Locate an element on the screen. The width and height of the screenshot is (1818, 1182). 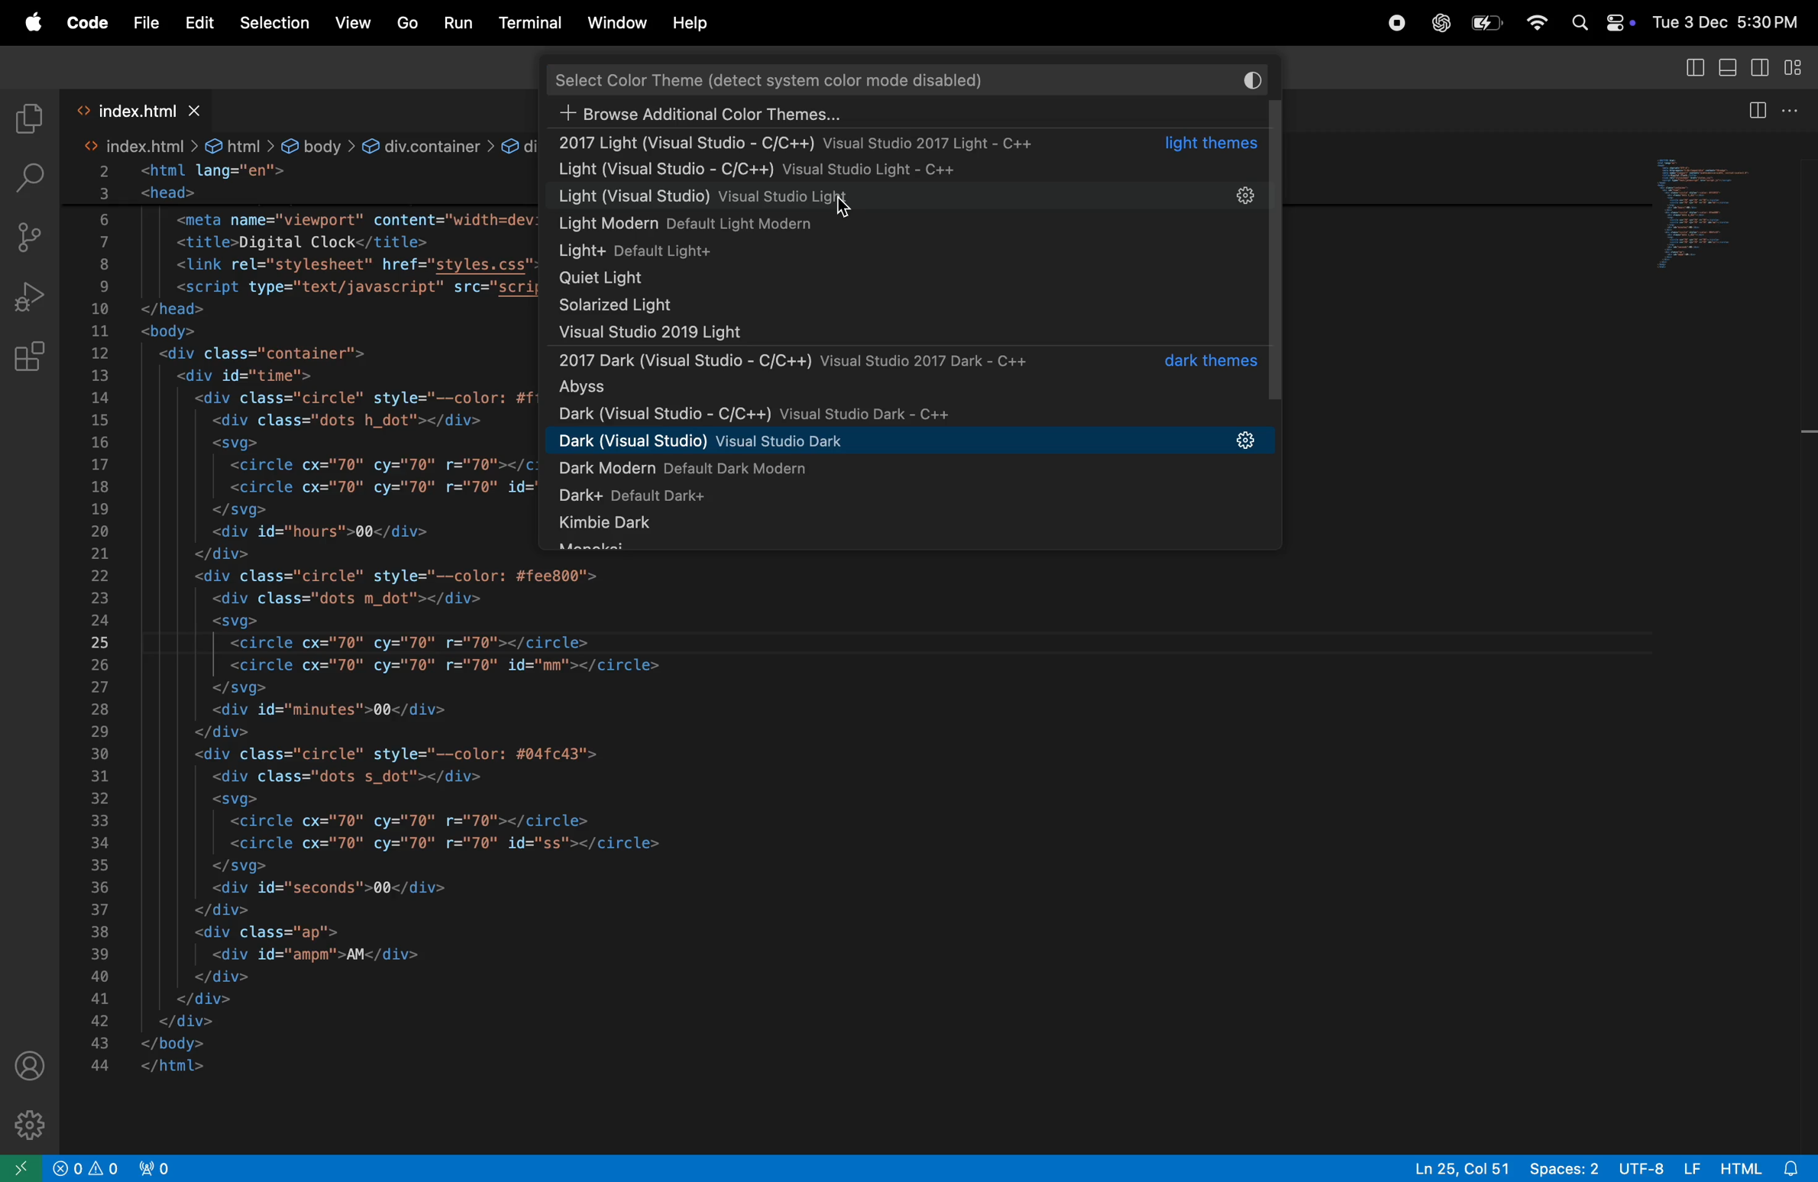
HTML Alert is located at coordinates (1767, 1167).